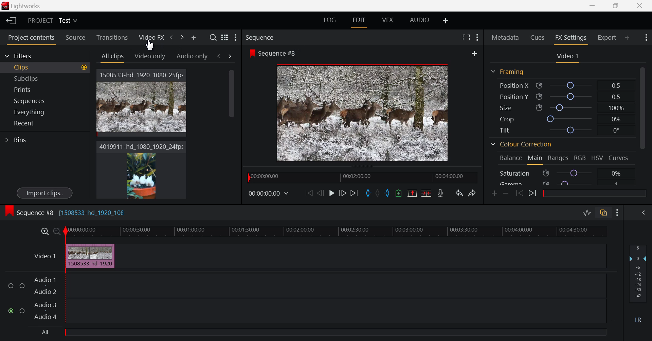  What do you see at coordinates (562, 96) in the screenshot?
I see `Position Y` at bounding box center [562, 96].